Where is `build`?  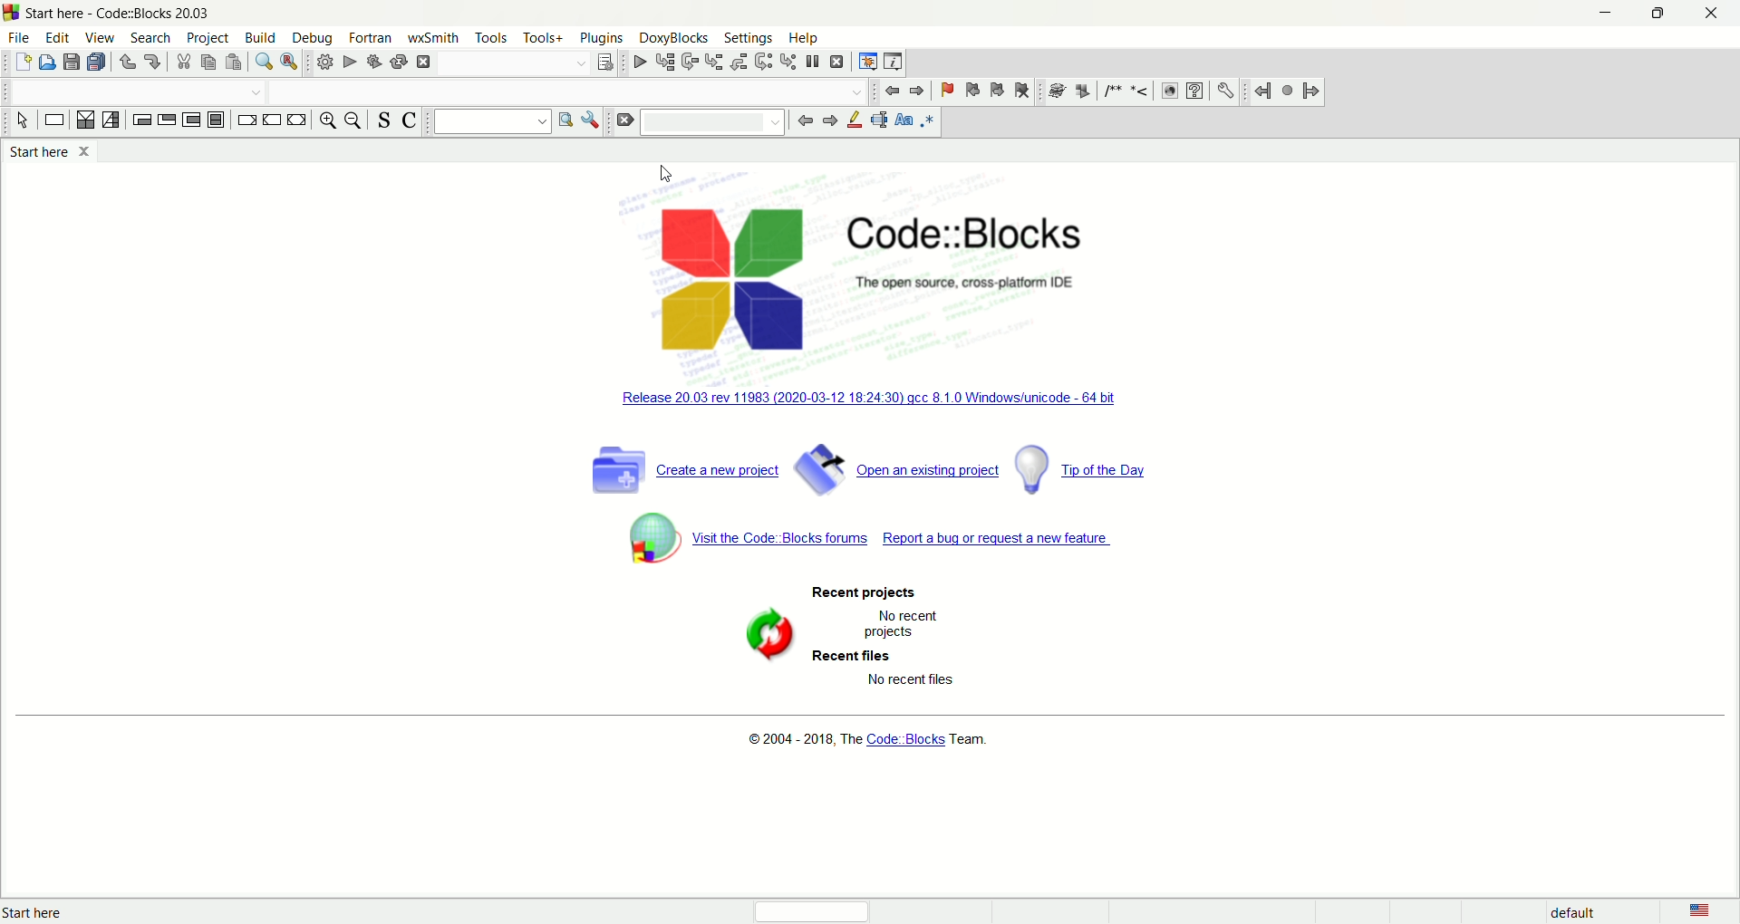 build is located at coordinates (261, 39).